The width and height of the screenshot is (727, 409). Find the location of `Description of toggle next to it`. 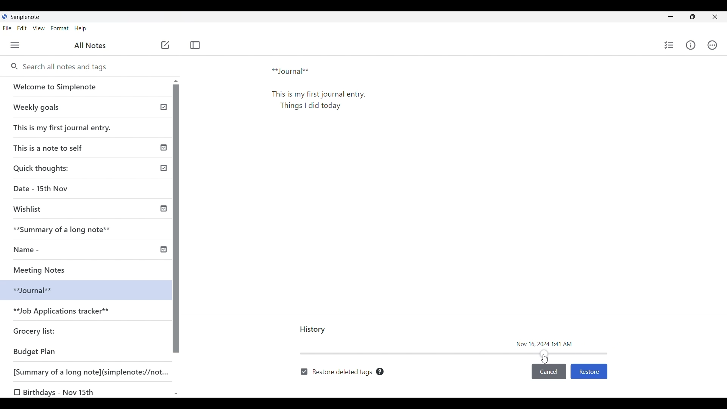

Description of toggle next to it is located at coordinates (380, 372).